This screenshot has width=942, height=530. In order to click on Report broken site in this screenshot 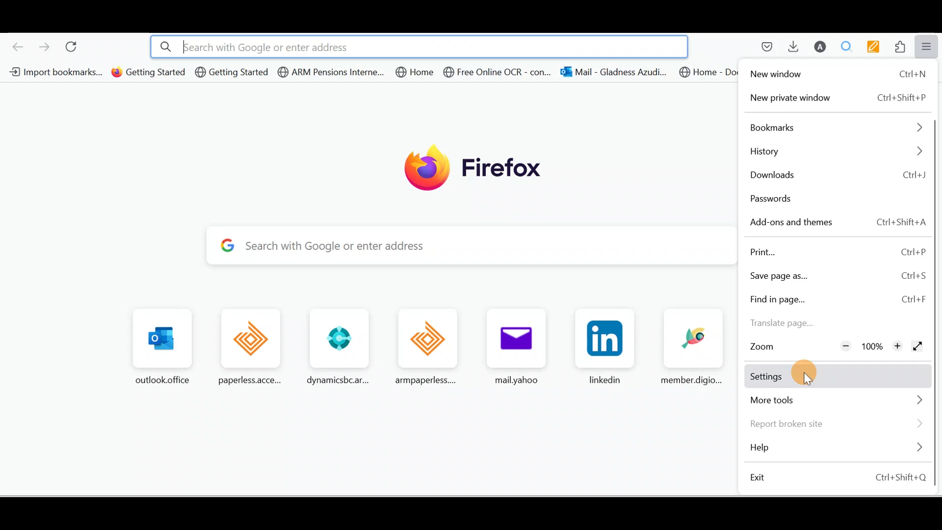, I will do `click(837, 425)`.